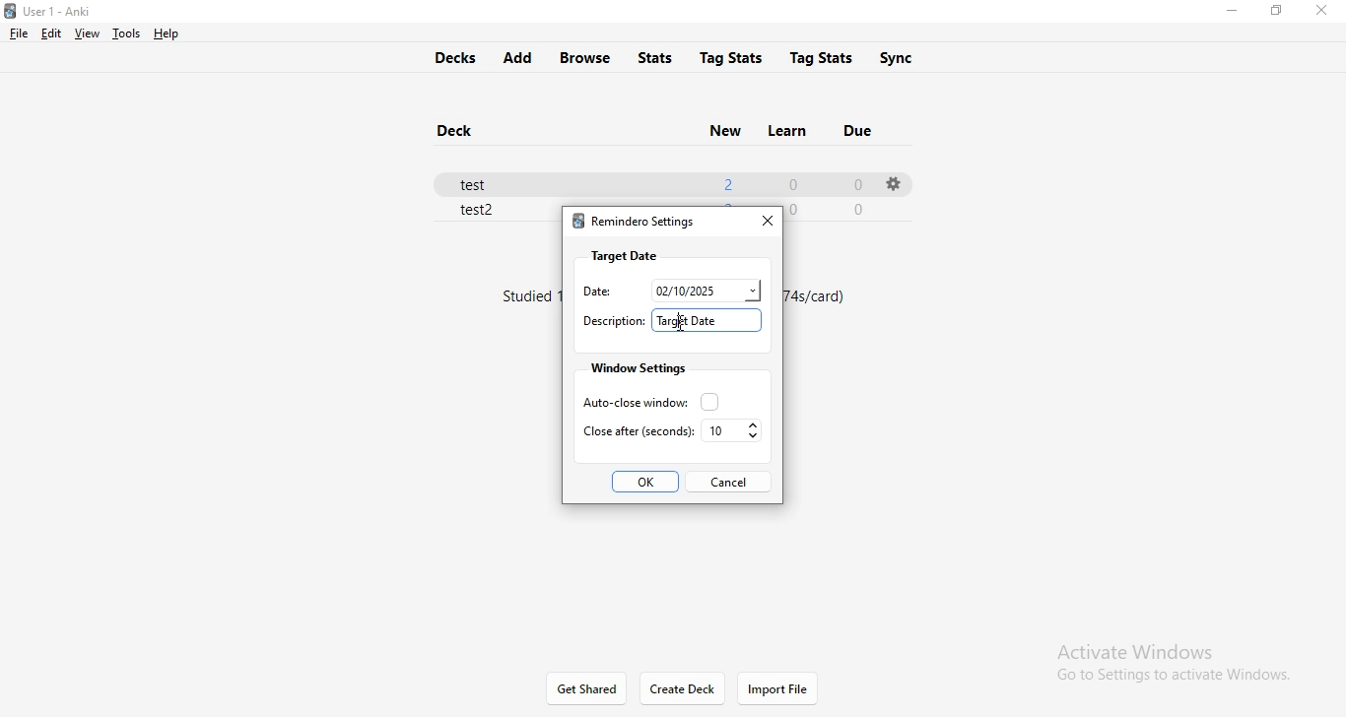 This screenshot has height=717, width=1346. What do you see at coordinates (792, 182) in the screenshot?
I see `0` at bounding box center [792, 182].